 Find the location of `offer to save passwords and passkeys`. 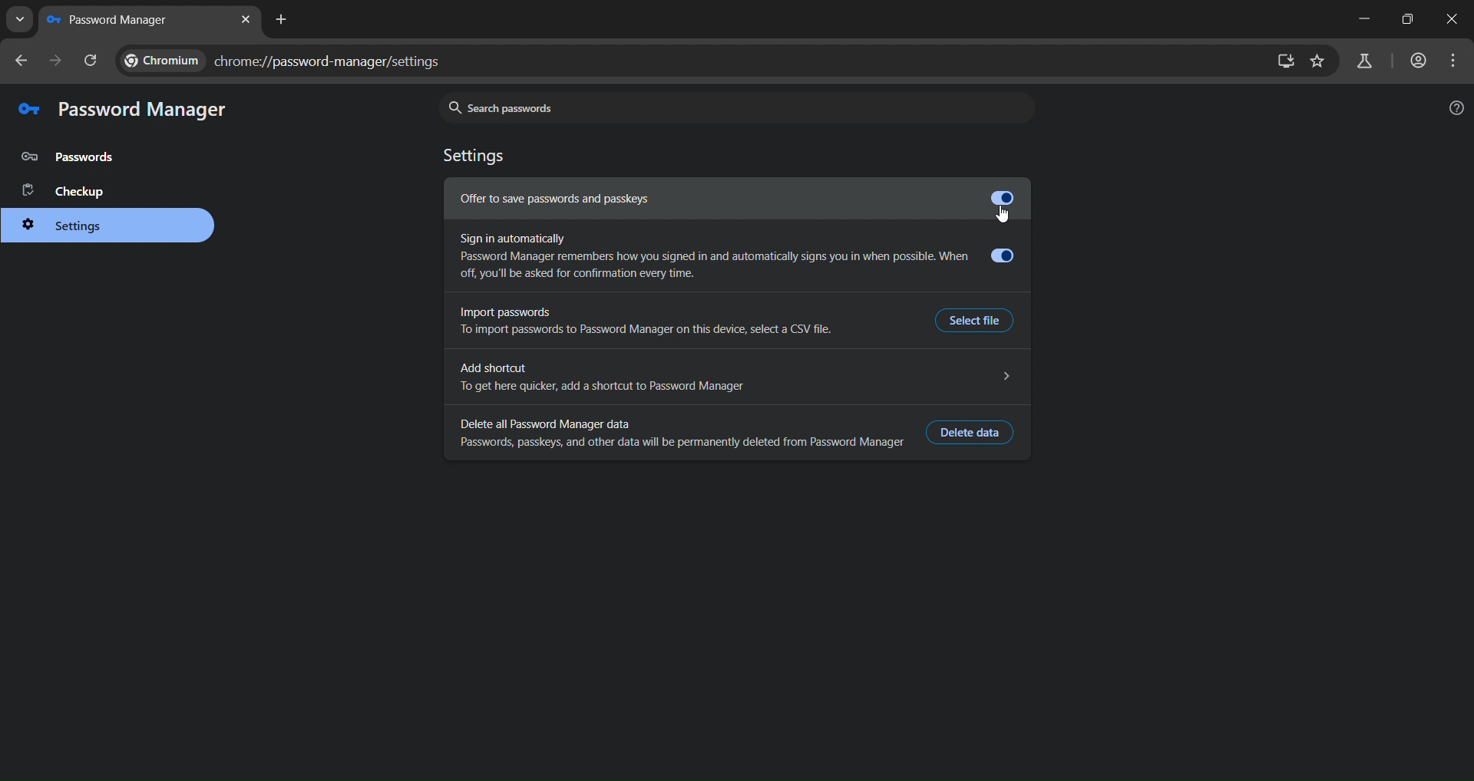

offer to save passwords and passkeys is located at coordinates (701, 199).